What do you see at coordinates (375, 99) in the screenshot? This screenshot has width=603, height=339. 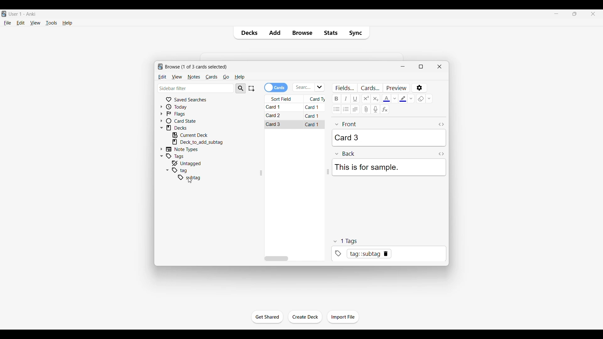 I see `Subscript` at bounding box center [375, 99].